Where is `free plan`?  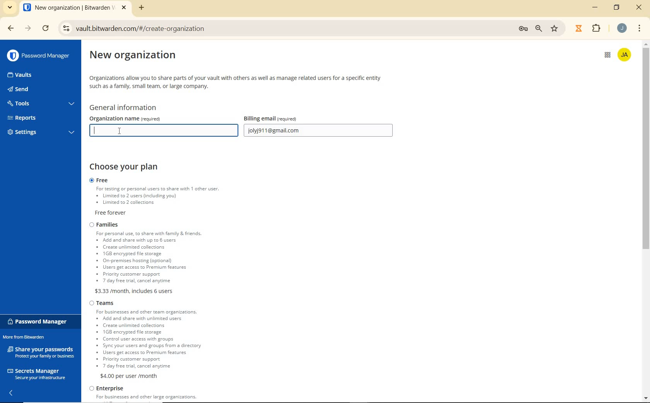
free plan is located at coordinates (167, 197).